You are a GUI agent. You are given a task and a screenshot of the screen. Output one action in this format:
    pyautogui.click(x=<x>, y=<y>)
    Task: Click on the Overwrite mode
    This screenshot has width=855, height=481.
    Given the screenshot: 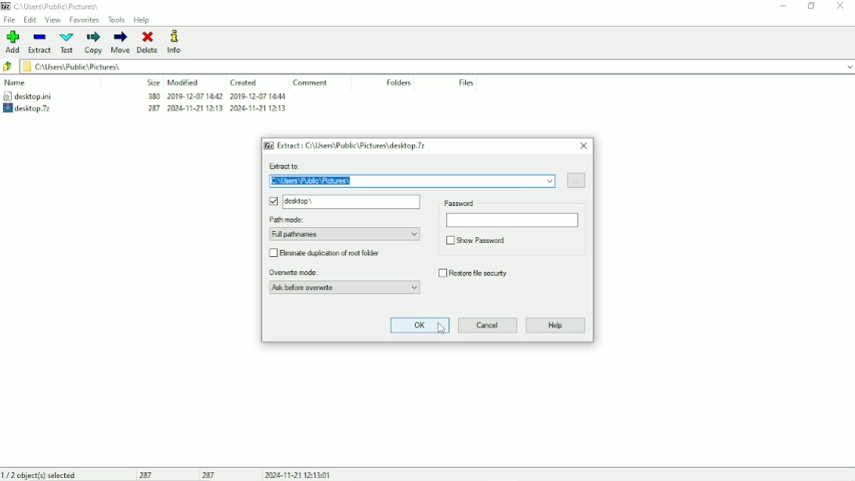 What is the action you would take?
    pyautogui.click(x=340, y=273)
    